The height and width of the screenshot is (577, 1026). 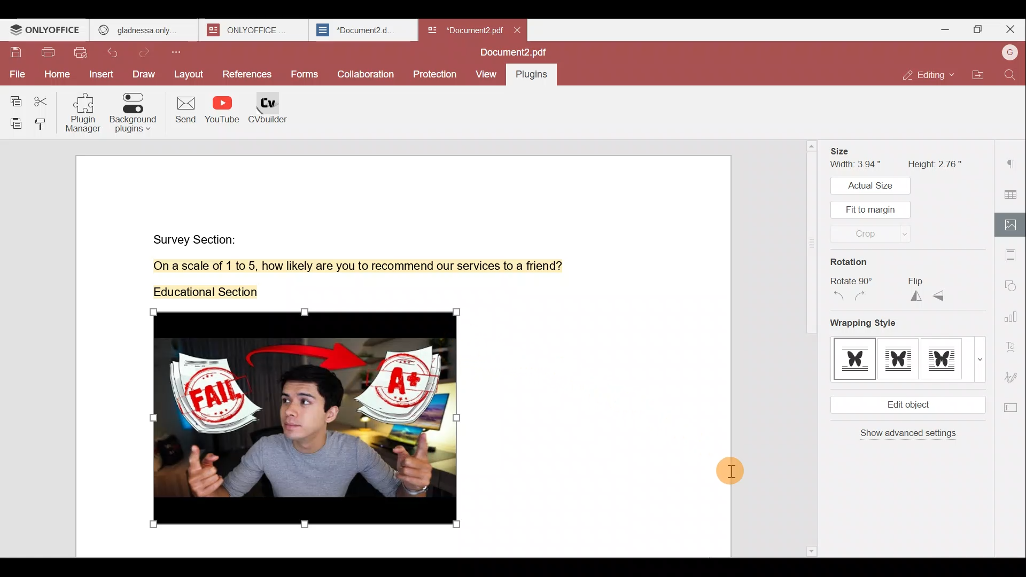 I want to click on Shapes settings, so click(x=1012, y=283).